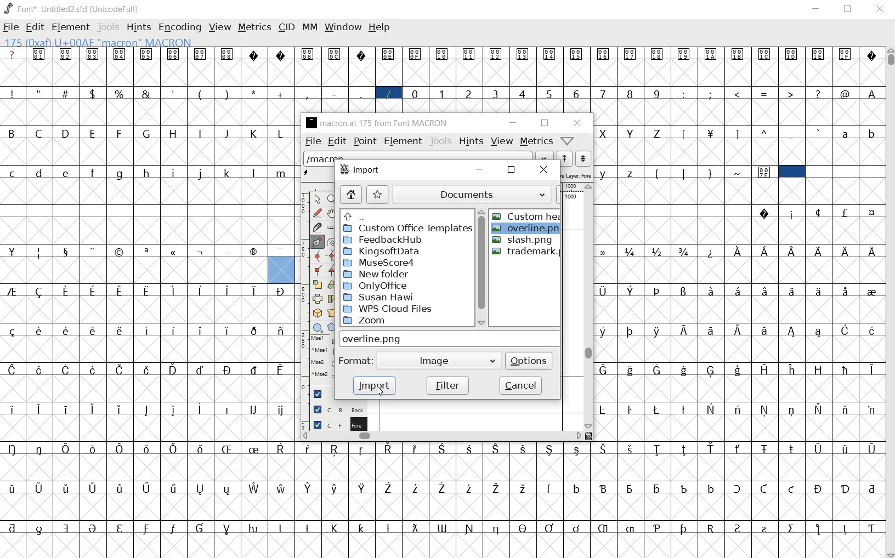  What do you see at coordinates (41, 408) in the screenshot?
I see `Symbol` at bounding box center [41, 408].